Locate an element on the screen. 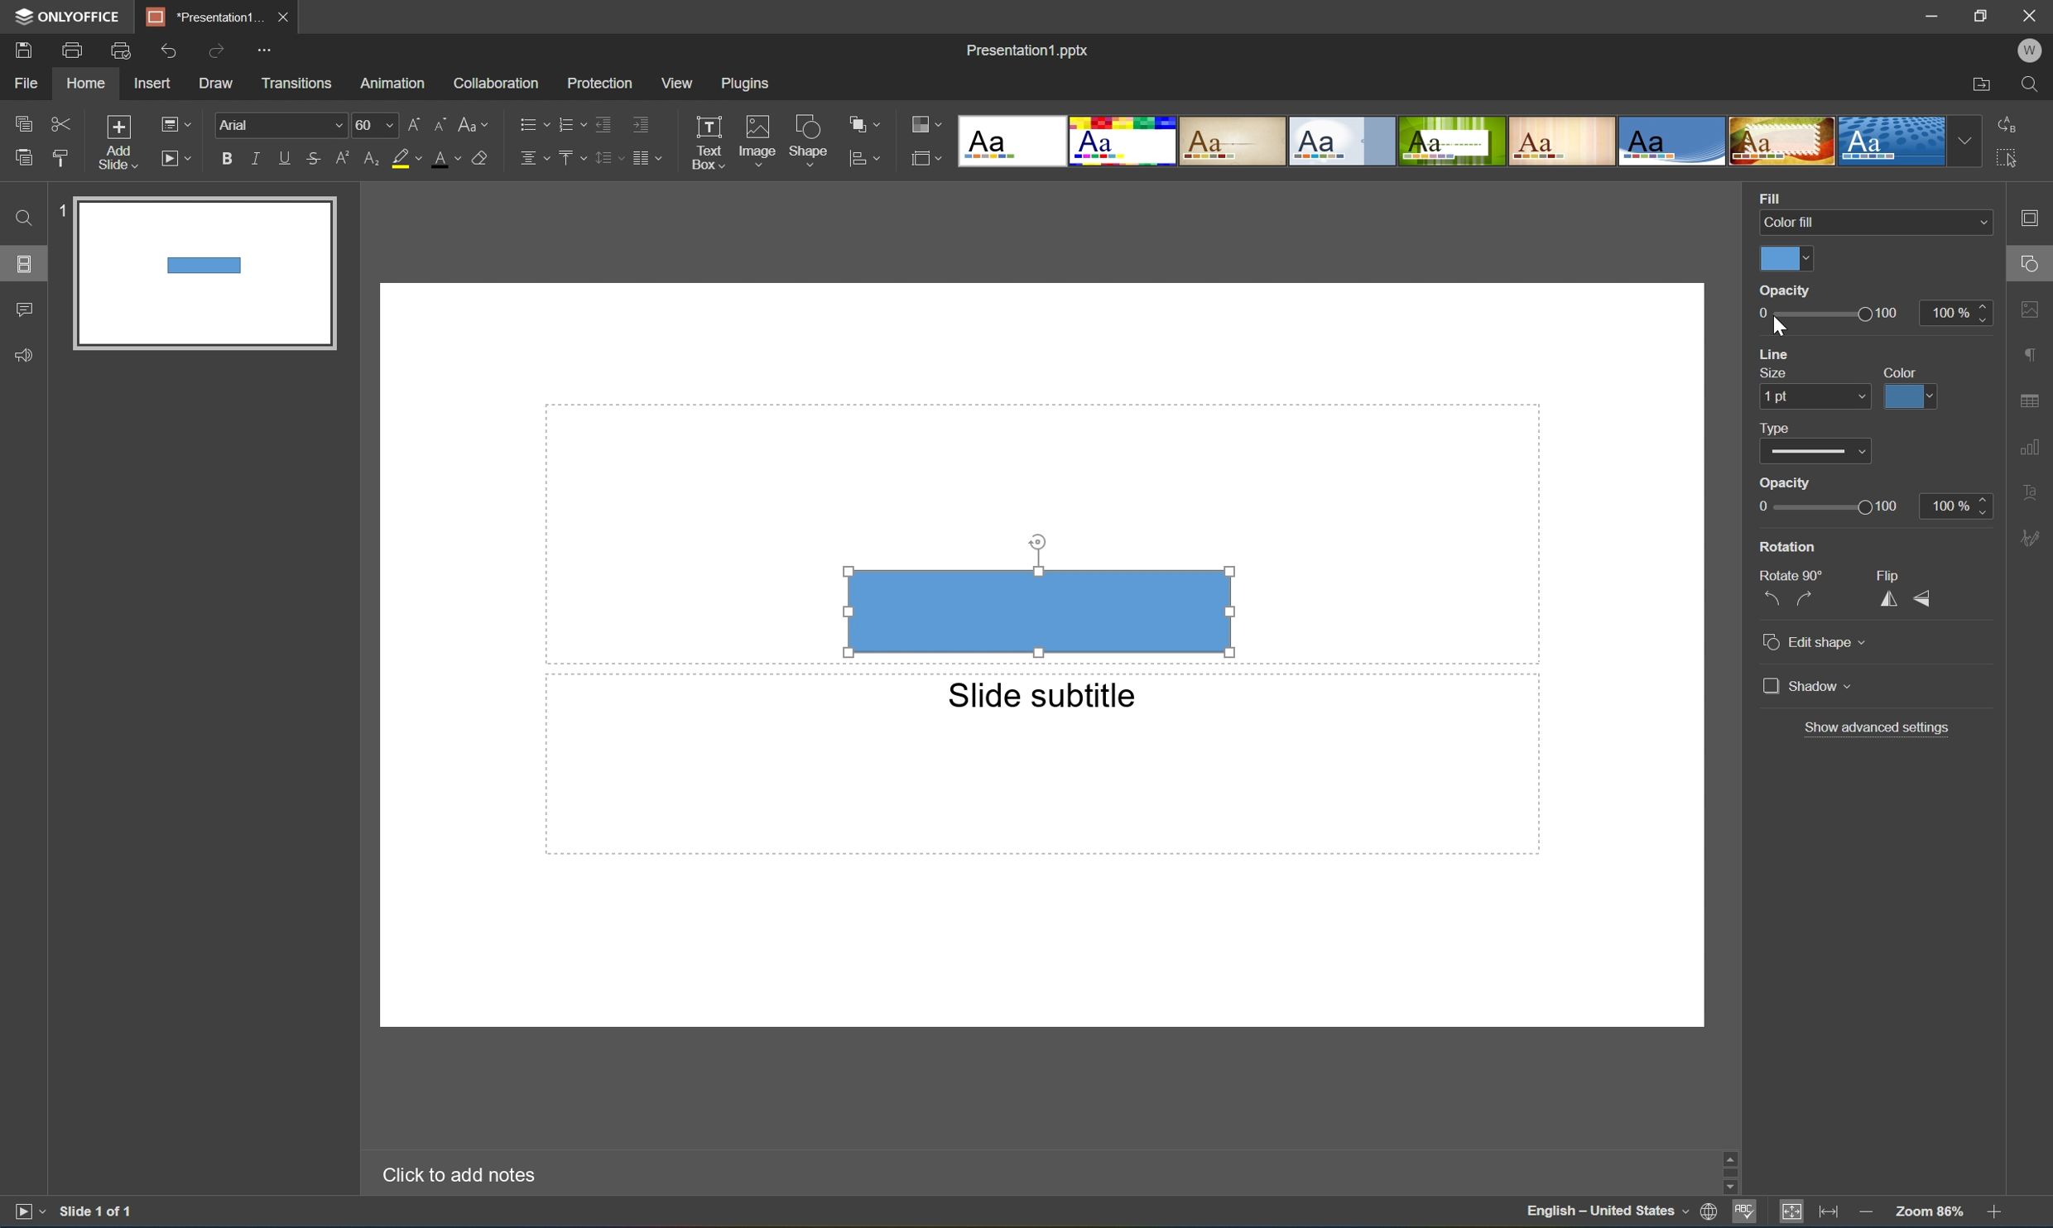 This screenshot has height=1228, width=2053. chart settings is located at coordinates (2032, 449).